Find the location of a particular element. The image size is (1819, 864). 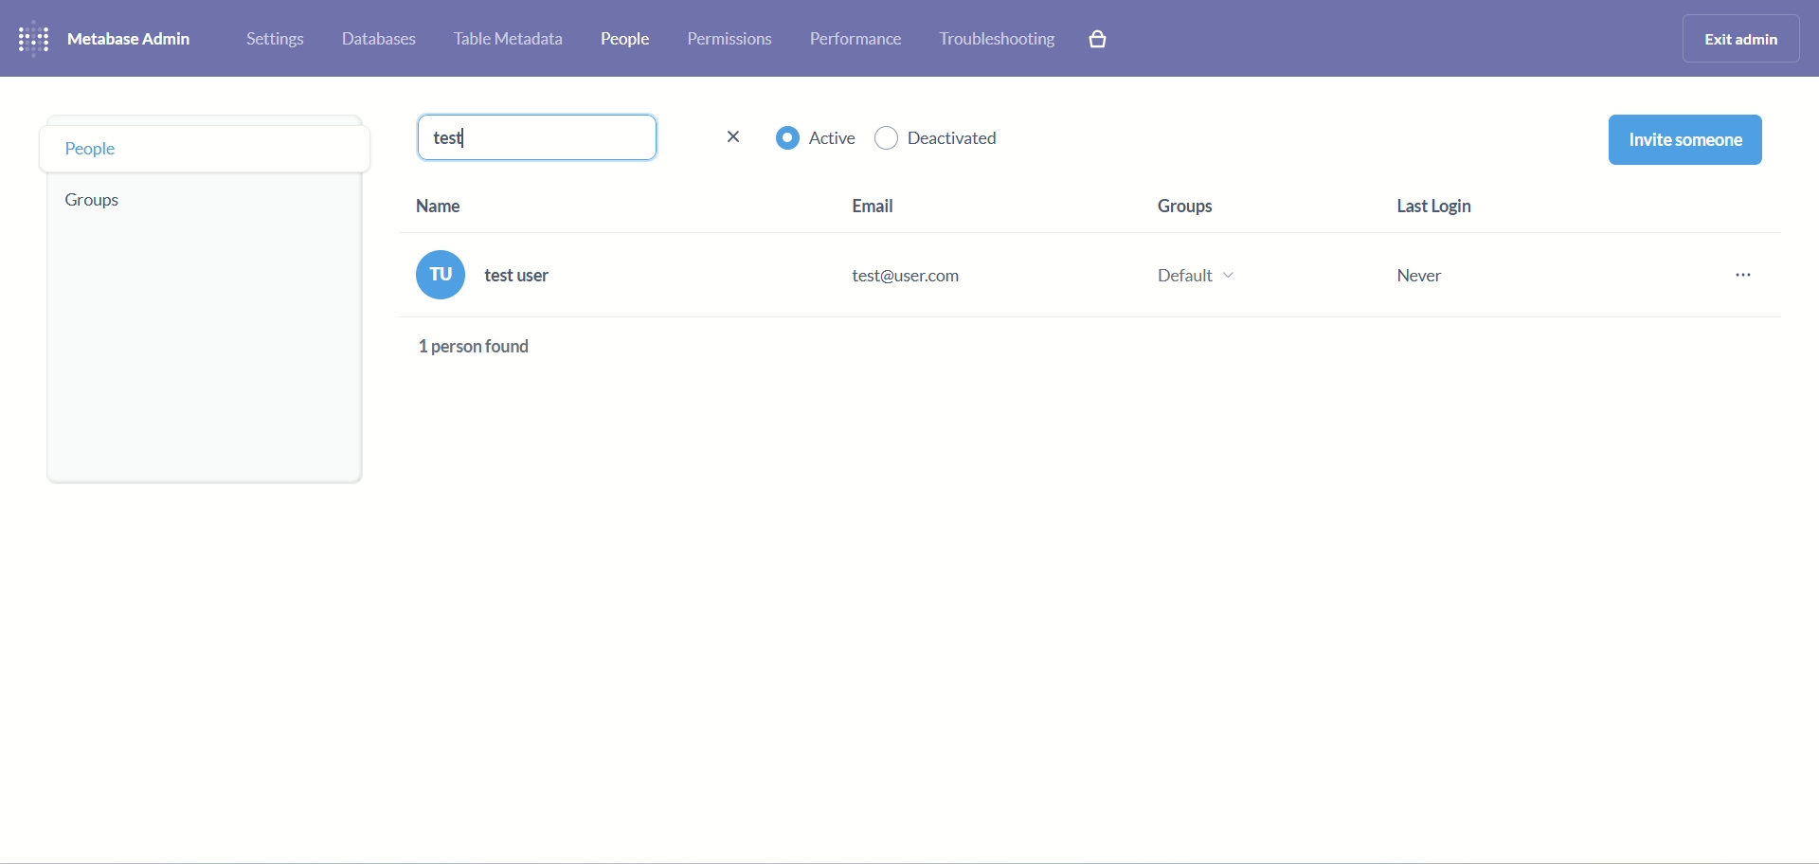

text is located at coordinates (485, 358).